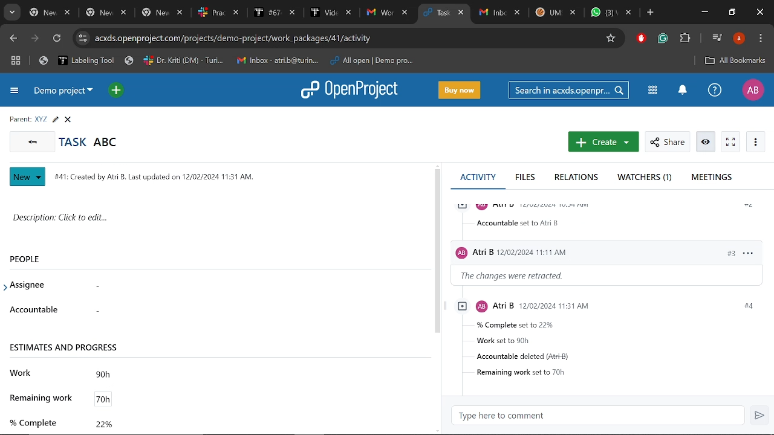 The height and width of the screenshot is (435, 774). What do you see at coordinates (652, 90) in the screenshot?
I see `Modules` at bounding box center [652, 90].